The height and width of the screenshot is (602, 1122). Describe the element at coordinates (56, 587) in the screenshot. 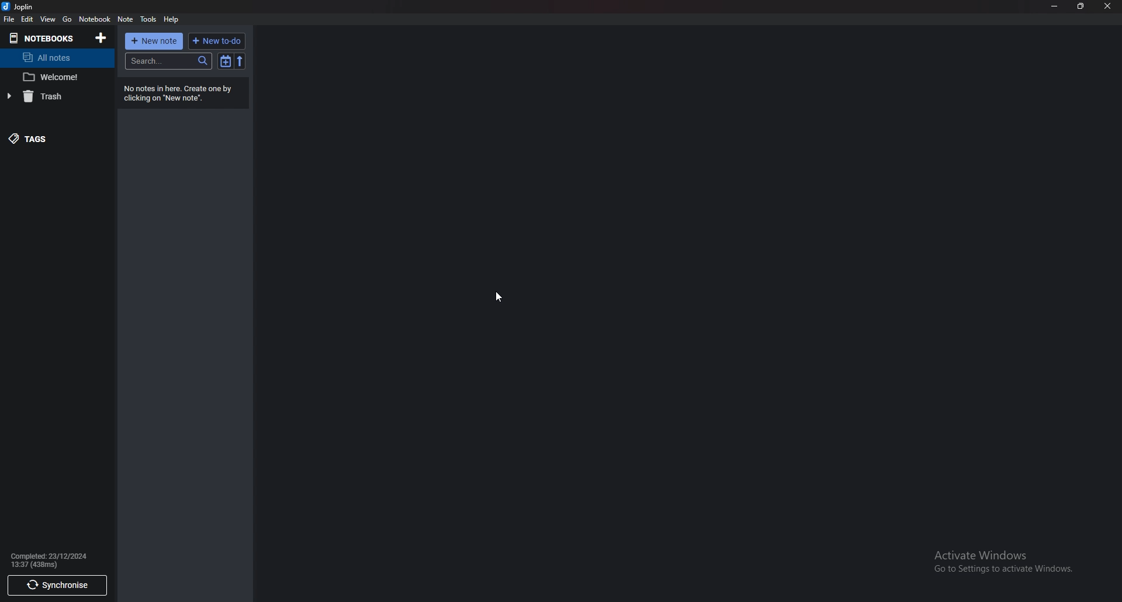

I see `Synchronize` at that location.